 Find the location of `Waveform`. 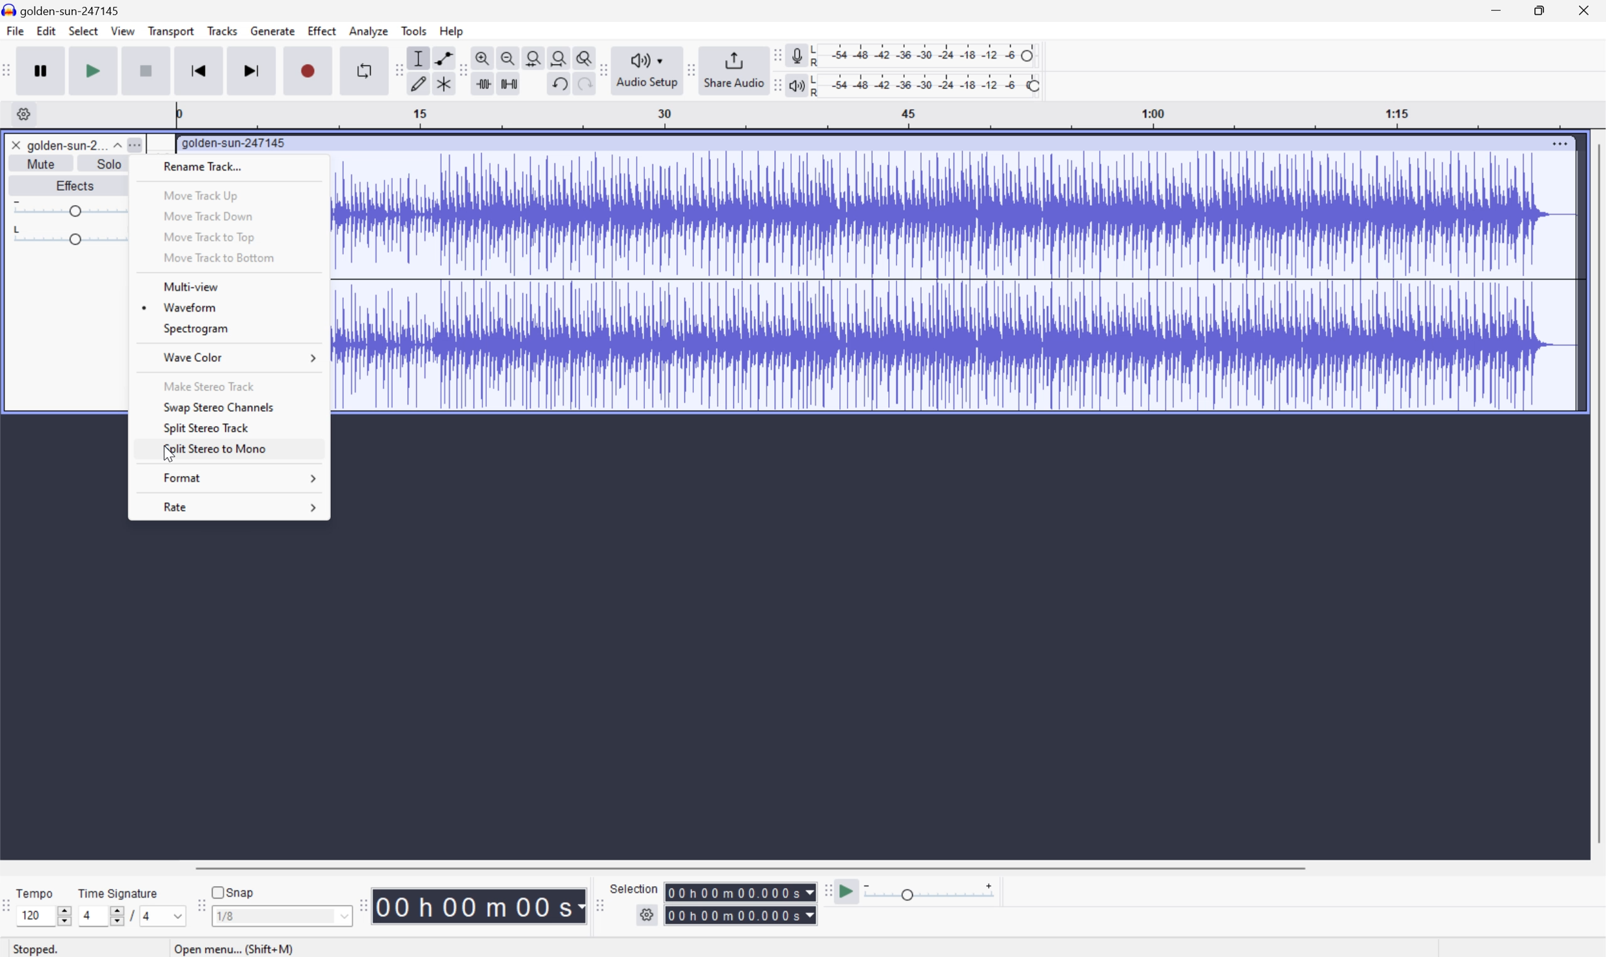

Waveform is located at coordinates (189, 307).